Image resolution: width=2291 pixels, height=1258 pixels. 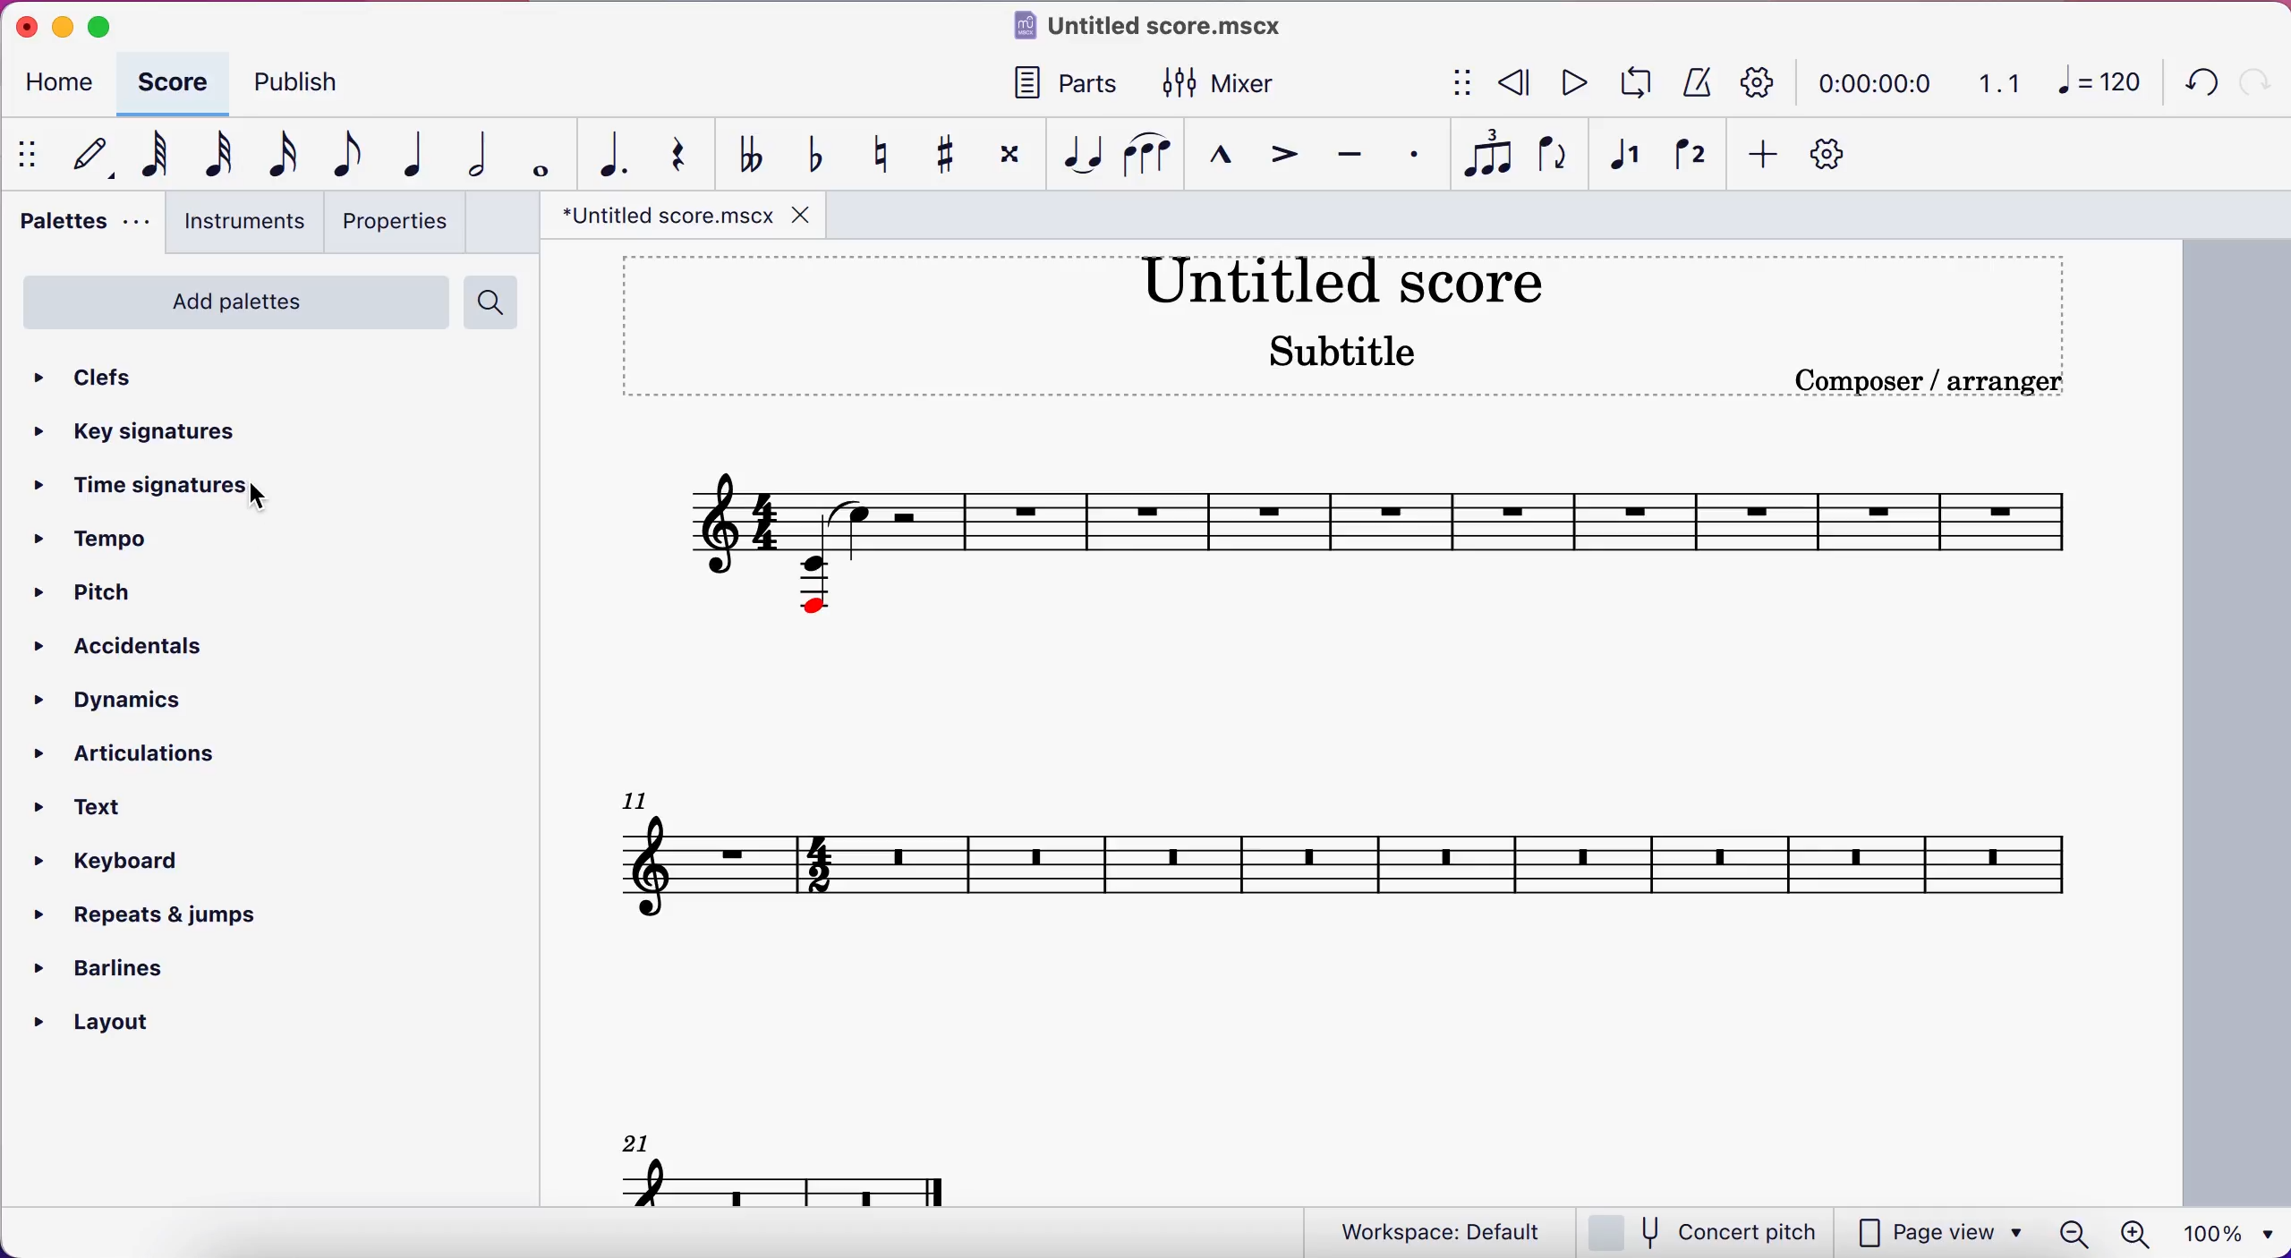 I want to click on playback loop, so click(x=1639, y=80).